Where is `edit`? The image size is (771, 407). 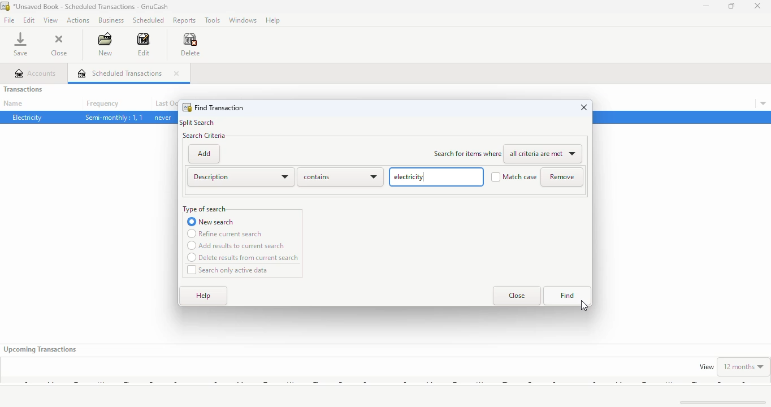
edit is located at coordinates (144, 44).